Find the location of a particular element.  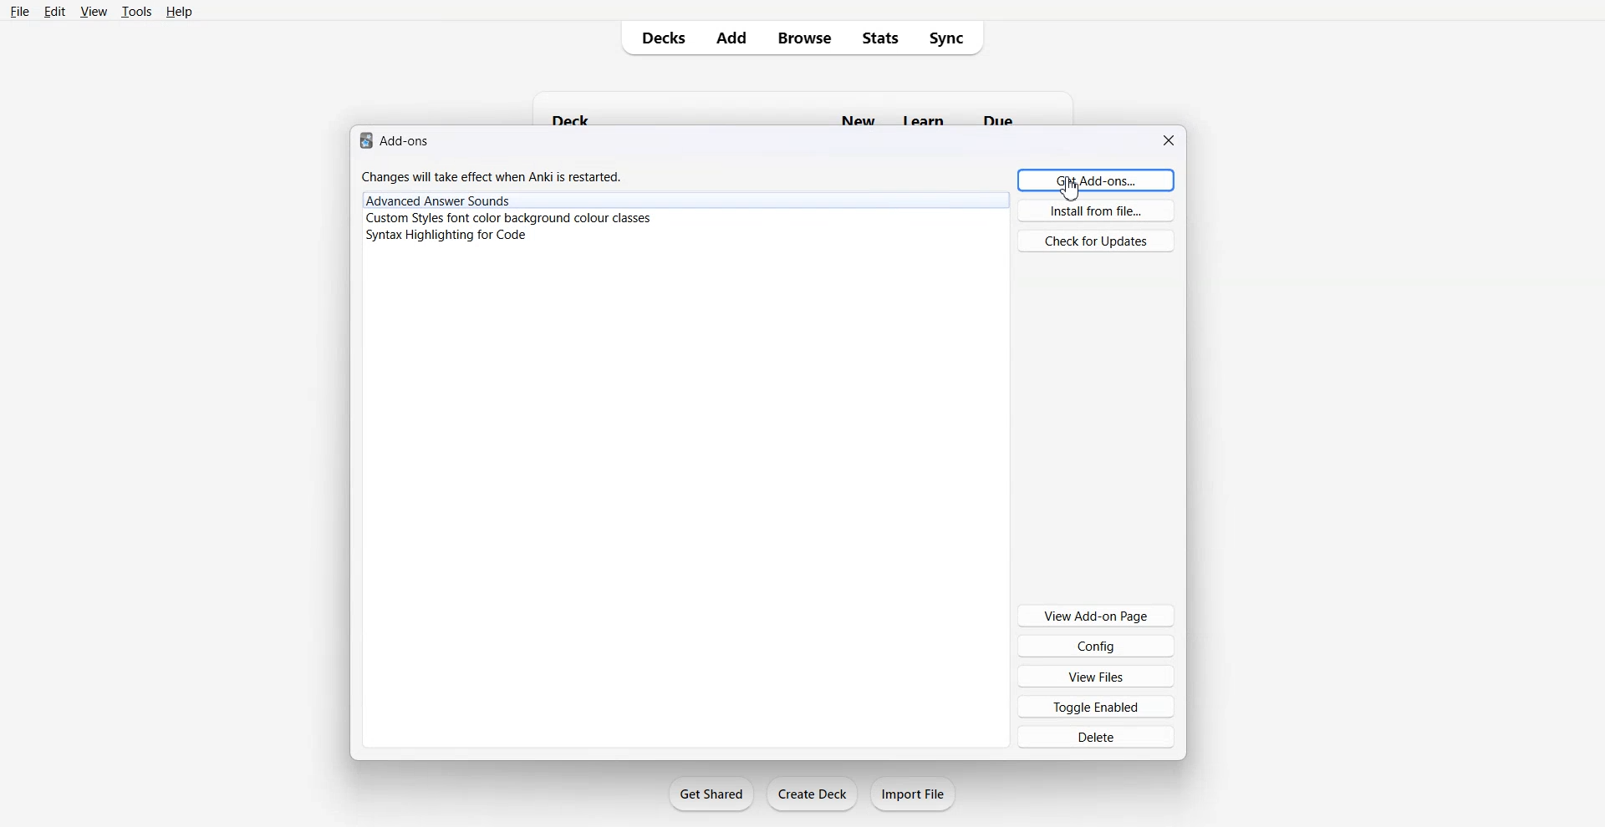

Get Shared is located at coordinates (712, 794).